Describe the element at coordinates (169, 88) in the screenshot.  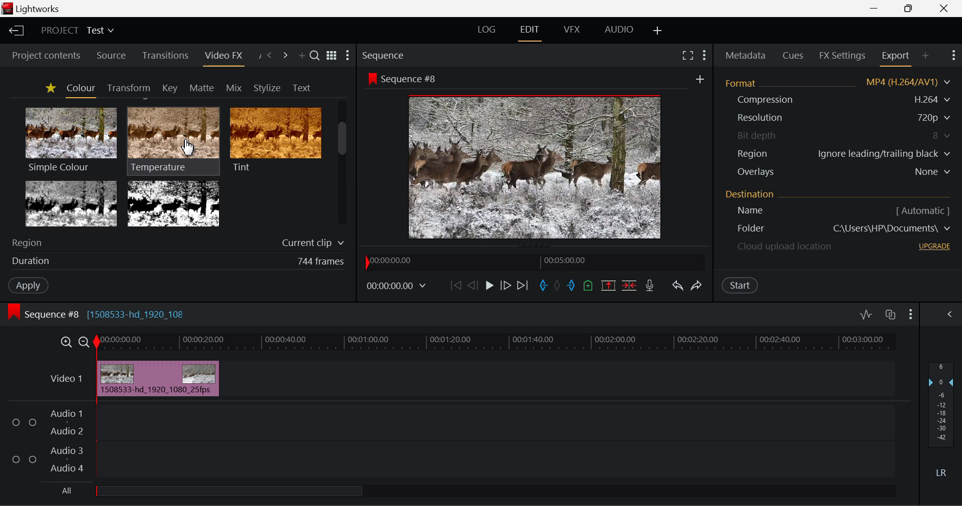
I see `Key` at that location.